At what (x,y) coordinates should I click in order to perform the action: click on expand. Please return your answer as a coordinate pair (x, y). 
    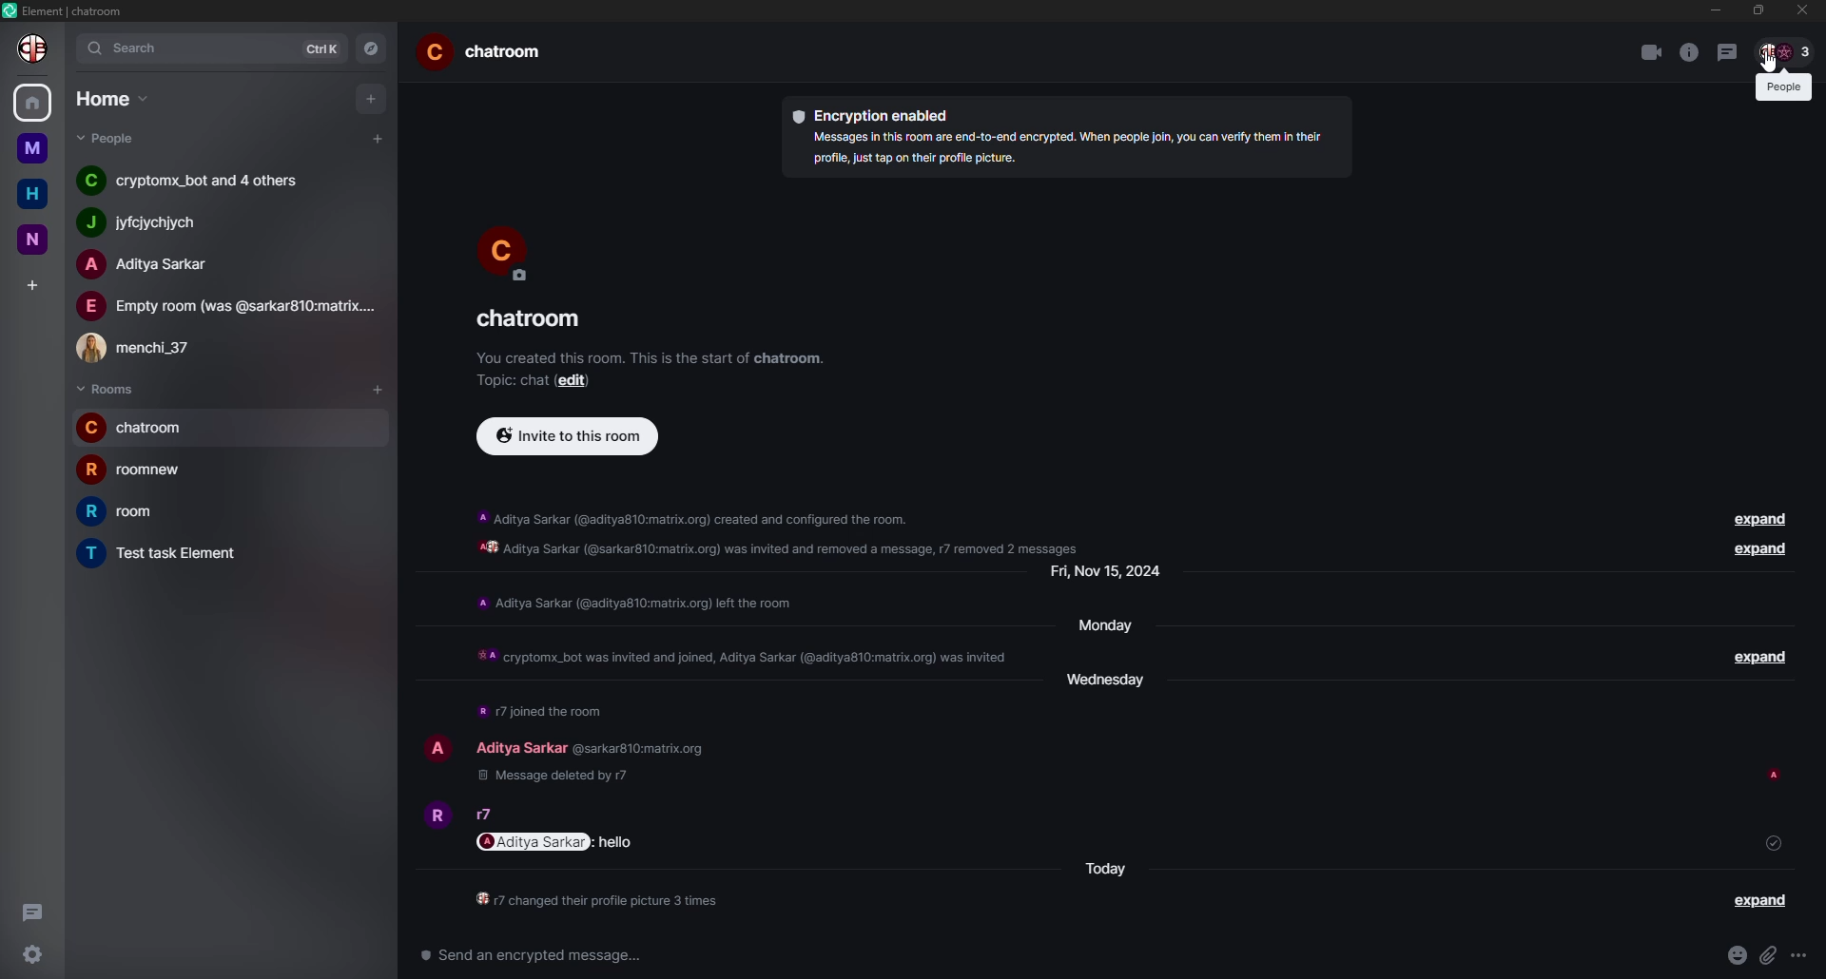
    Looking at the image, I should click on (1763, 549).